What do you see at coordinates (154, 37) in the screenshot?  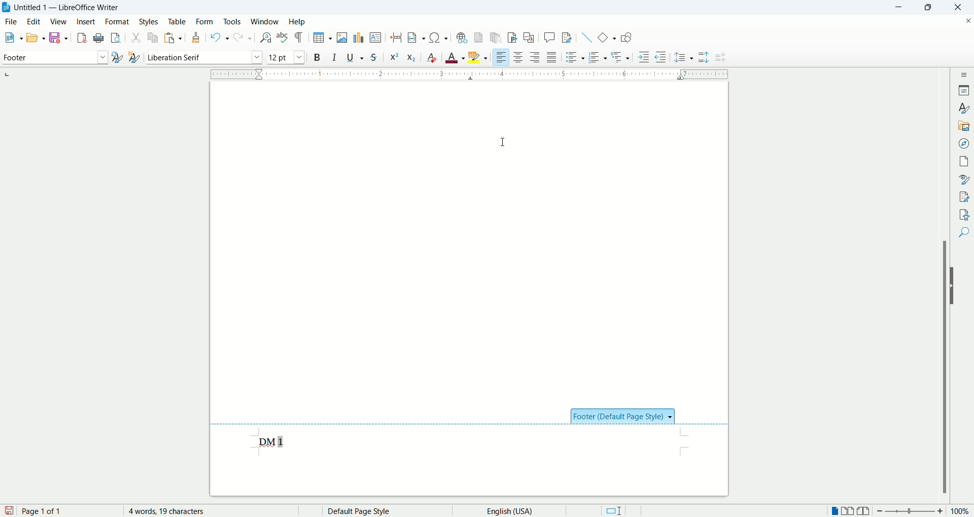 I see `copy` at bounding box center [154, 37].